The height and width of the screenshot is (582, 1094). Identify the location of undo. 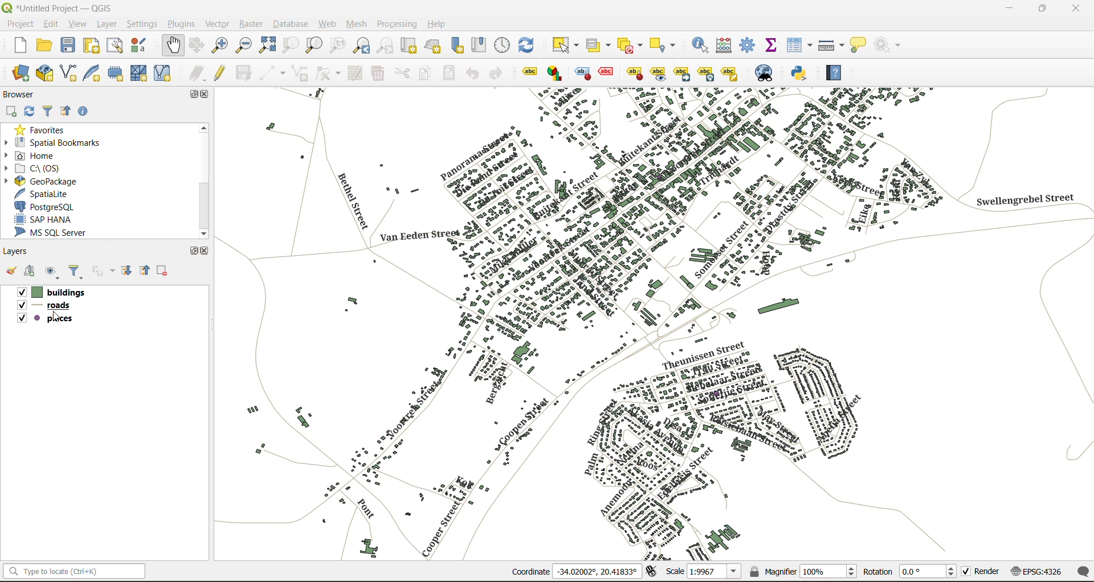
(472, 74).